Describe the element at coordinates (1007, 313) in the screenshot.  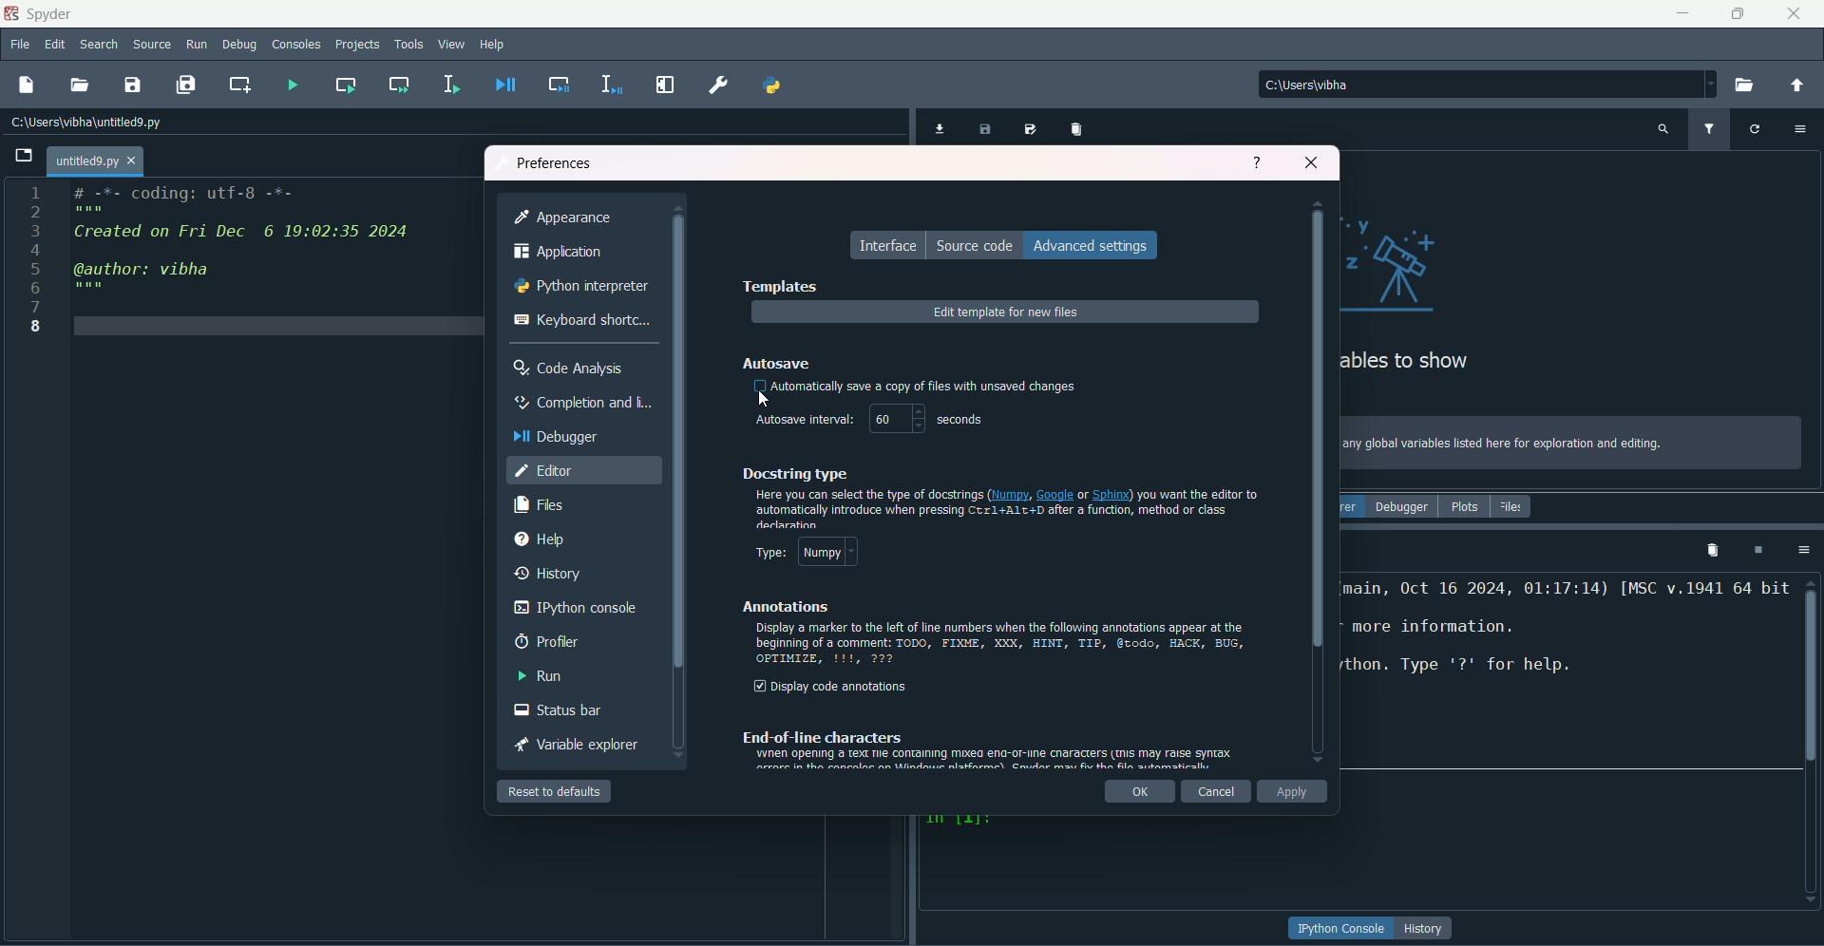
I see `edit templates` at that location.